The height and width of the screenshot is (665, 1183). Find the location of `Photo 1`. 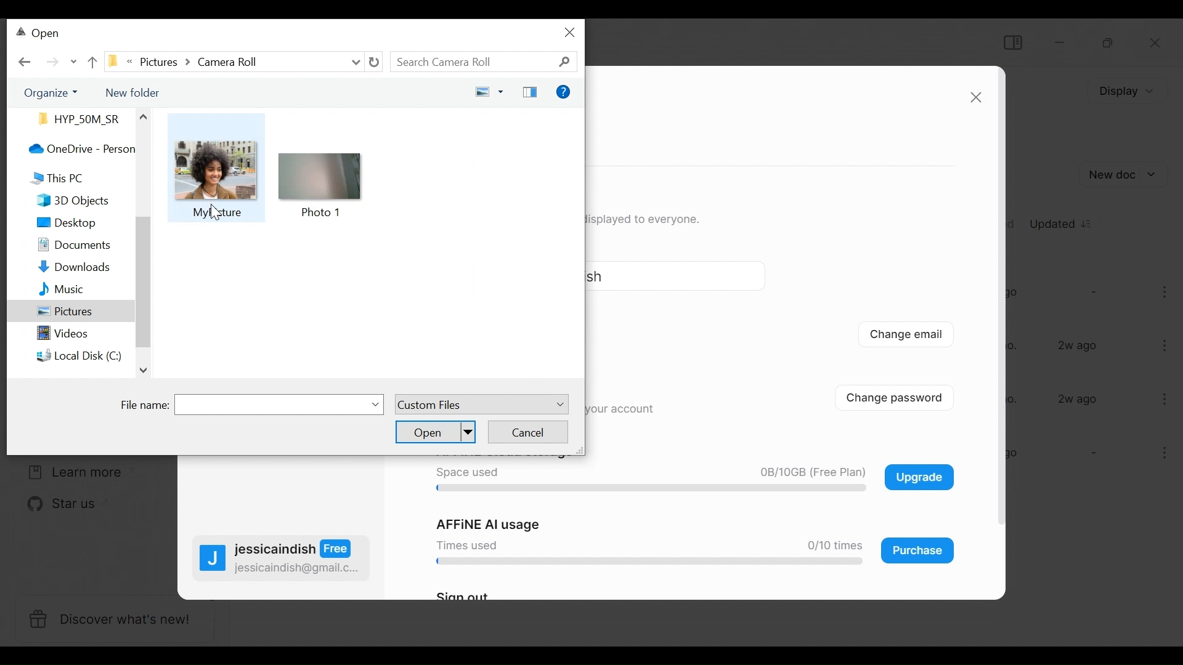

Photo 1 is located at coordinates (323, 213).